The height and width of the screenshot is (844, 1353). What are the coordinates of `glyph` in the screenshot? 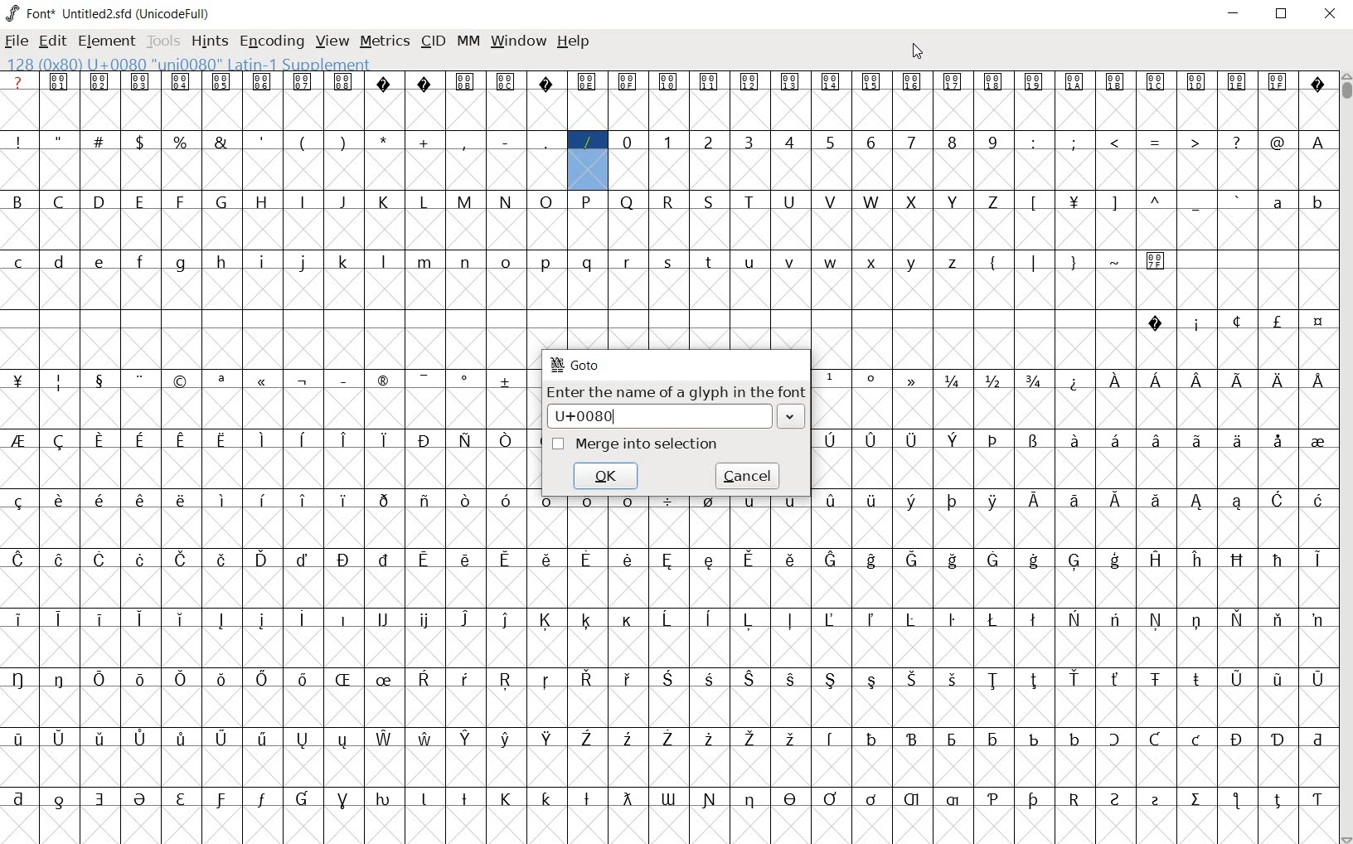 It's located at (181, 382).